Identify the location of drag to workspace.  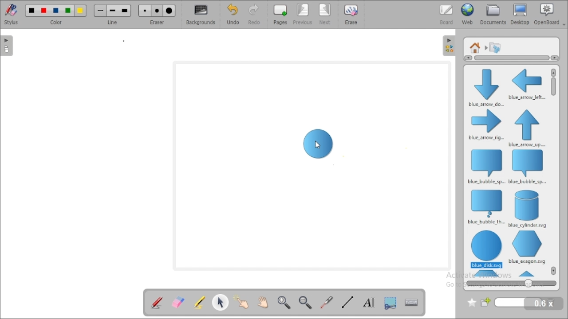
(318, 144).